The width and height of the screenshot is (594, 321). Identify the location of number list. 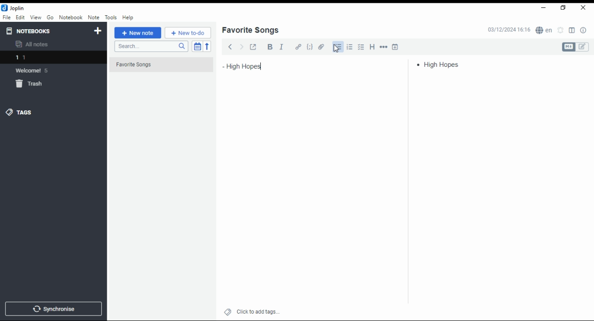
(350, 46).